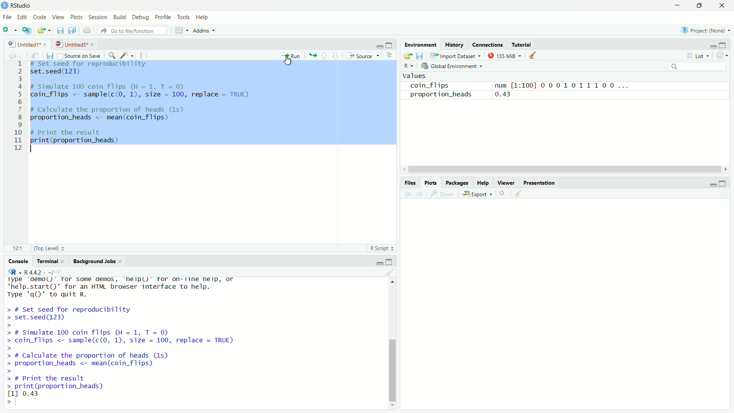 Image resolution: width=734 pixels, height=413 pixels. I want to click on prompt cursor, so click(5, 401).